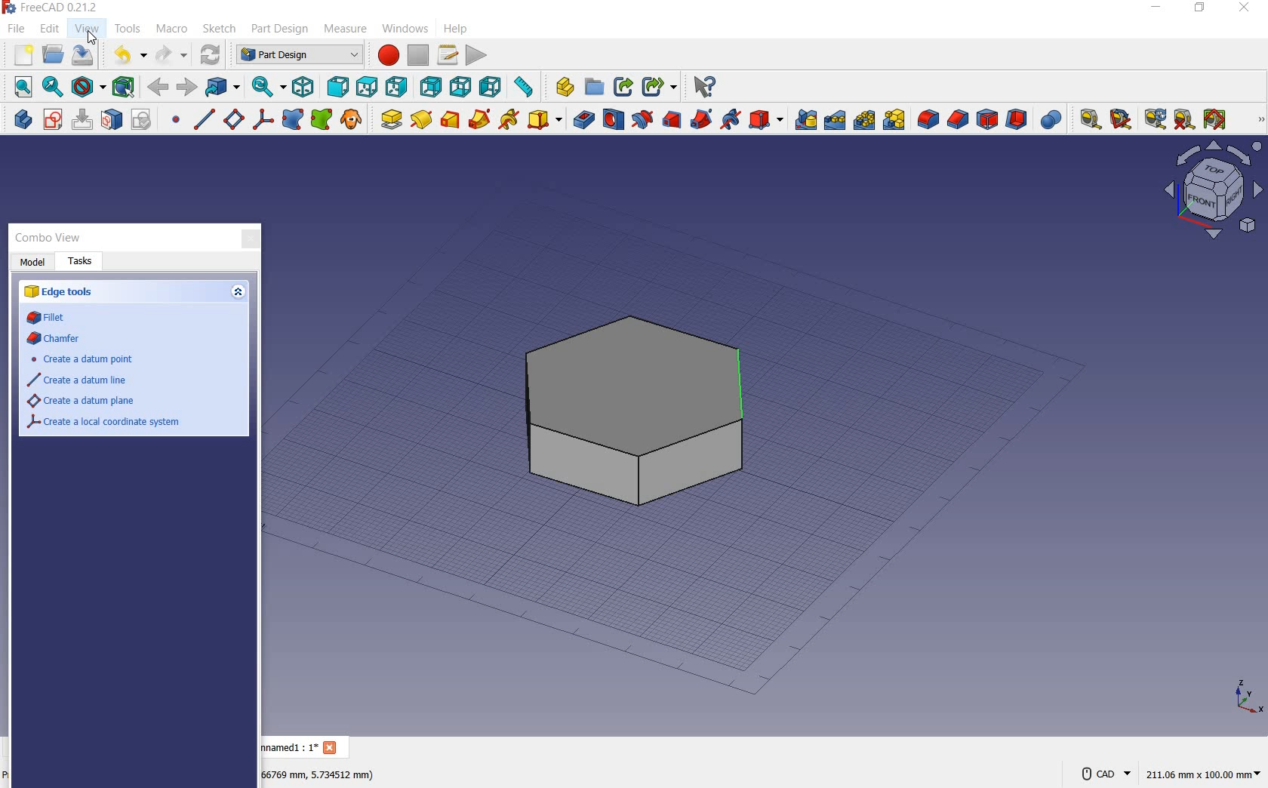 Image resolution: width=1268 pixels, height=788 pixels. I want to click on expand, so click(236, 294).